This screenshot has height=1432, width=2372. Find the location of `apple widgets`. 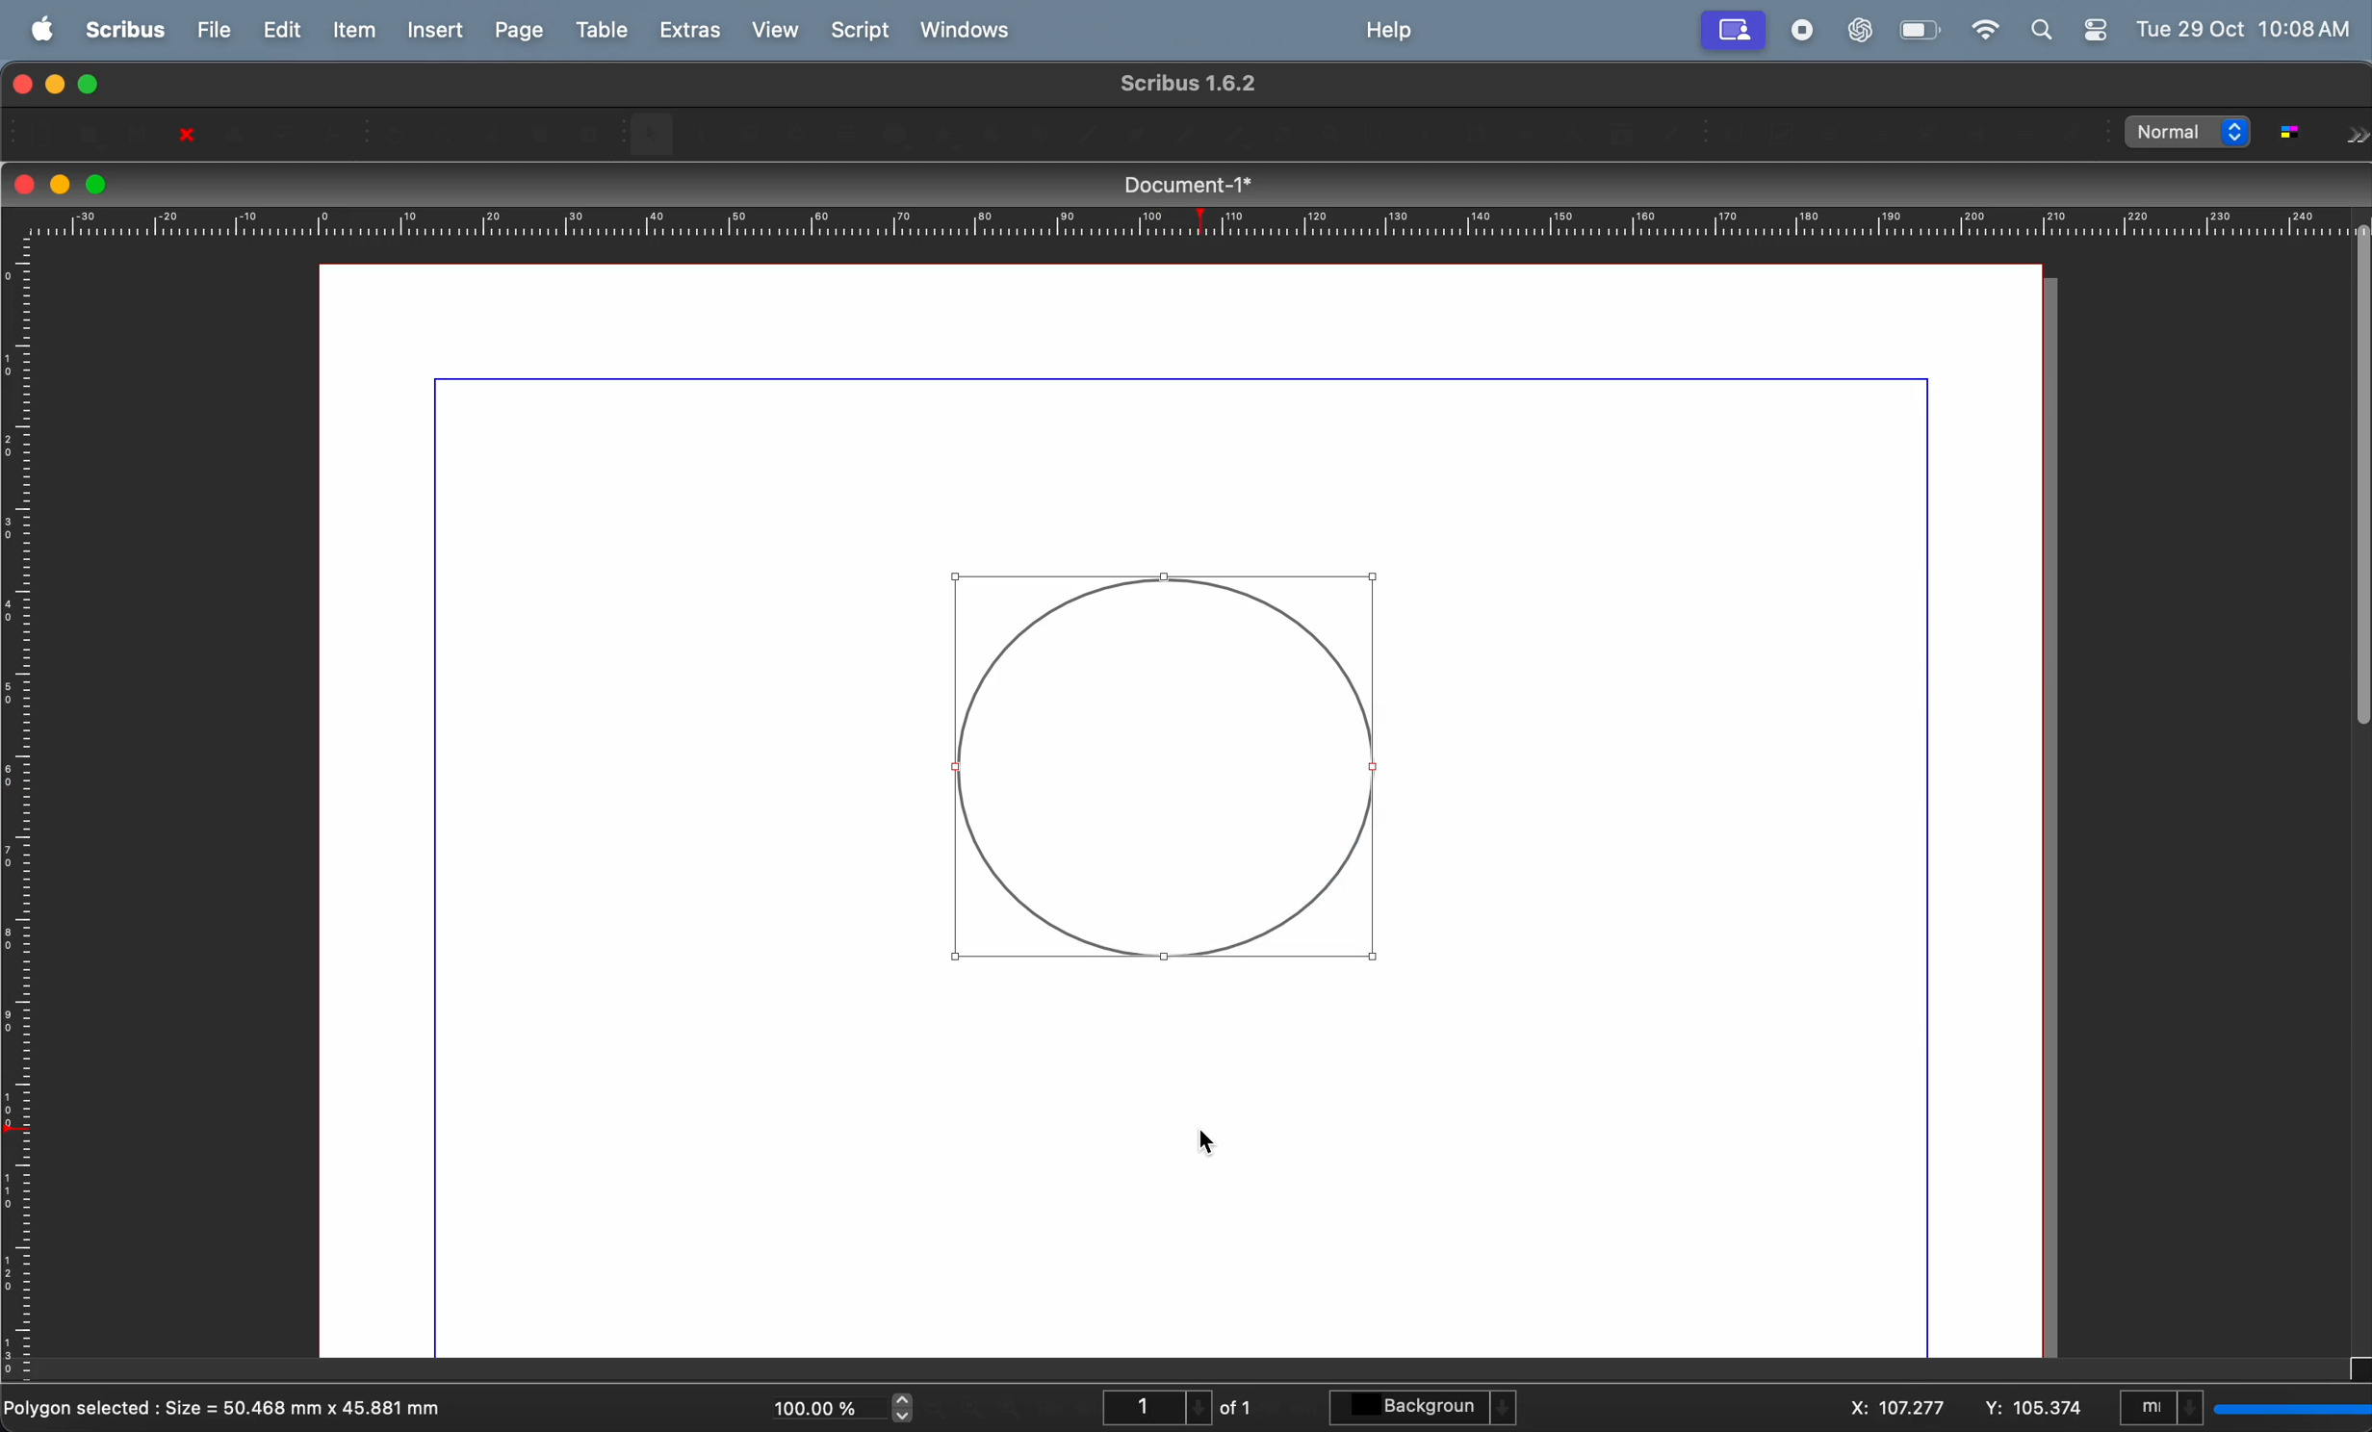

apple widgets is located at coordinates (2073, 28).